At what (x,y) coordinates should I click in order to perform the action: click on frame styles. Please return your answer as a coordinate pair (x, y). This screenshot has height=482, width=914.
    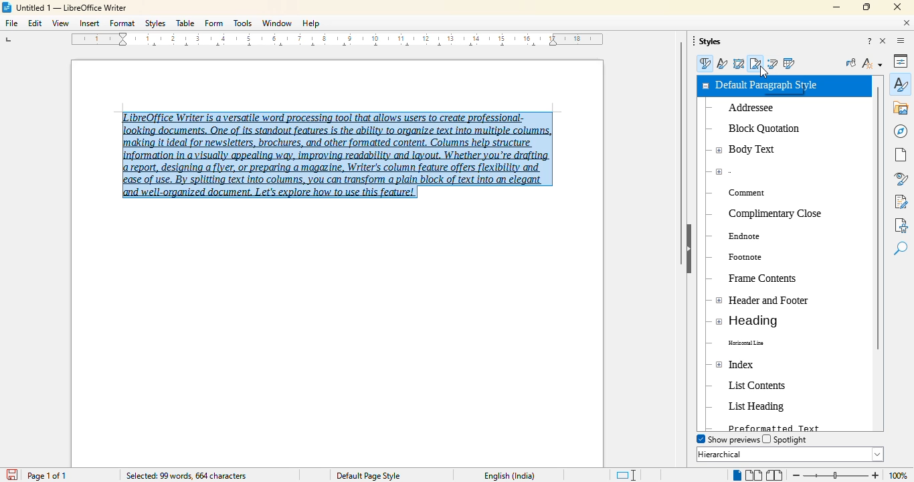
    Looking at the image, I should click on (739, 64).